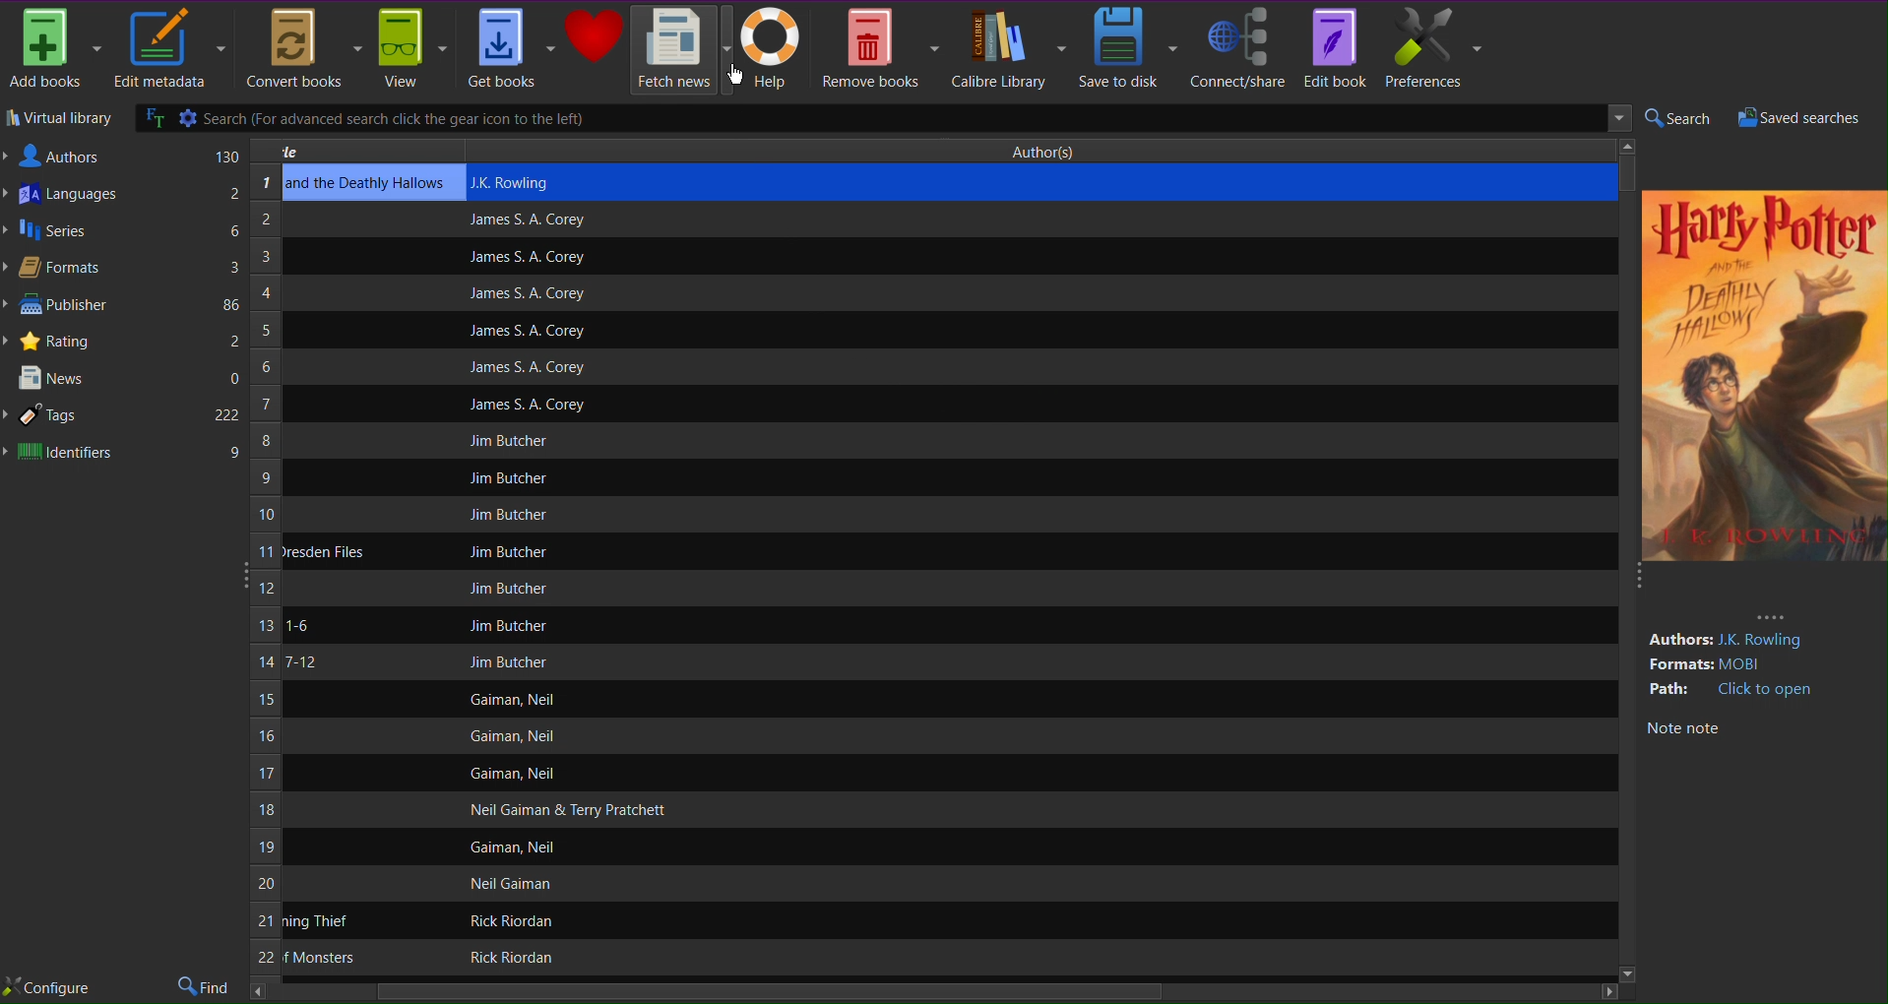  Describe the element at coordinates (827, 118) in the screenshot. I see `Search (For advanced search click the gear icon to the left)` at that location.